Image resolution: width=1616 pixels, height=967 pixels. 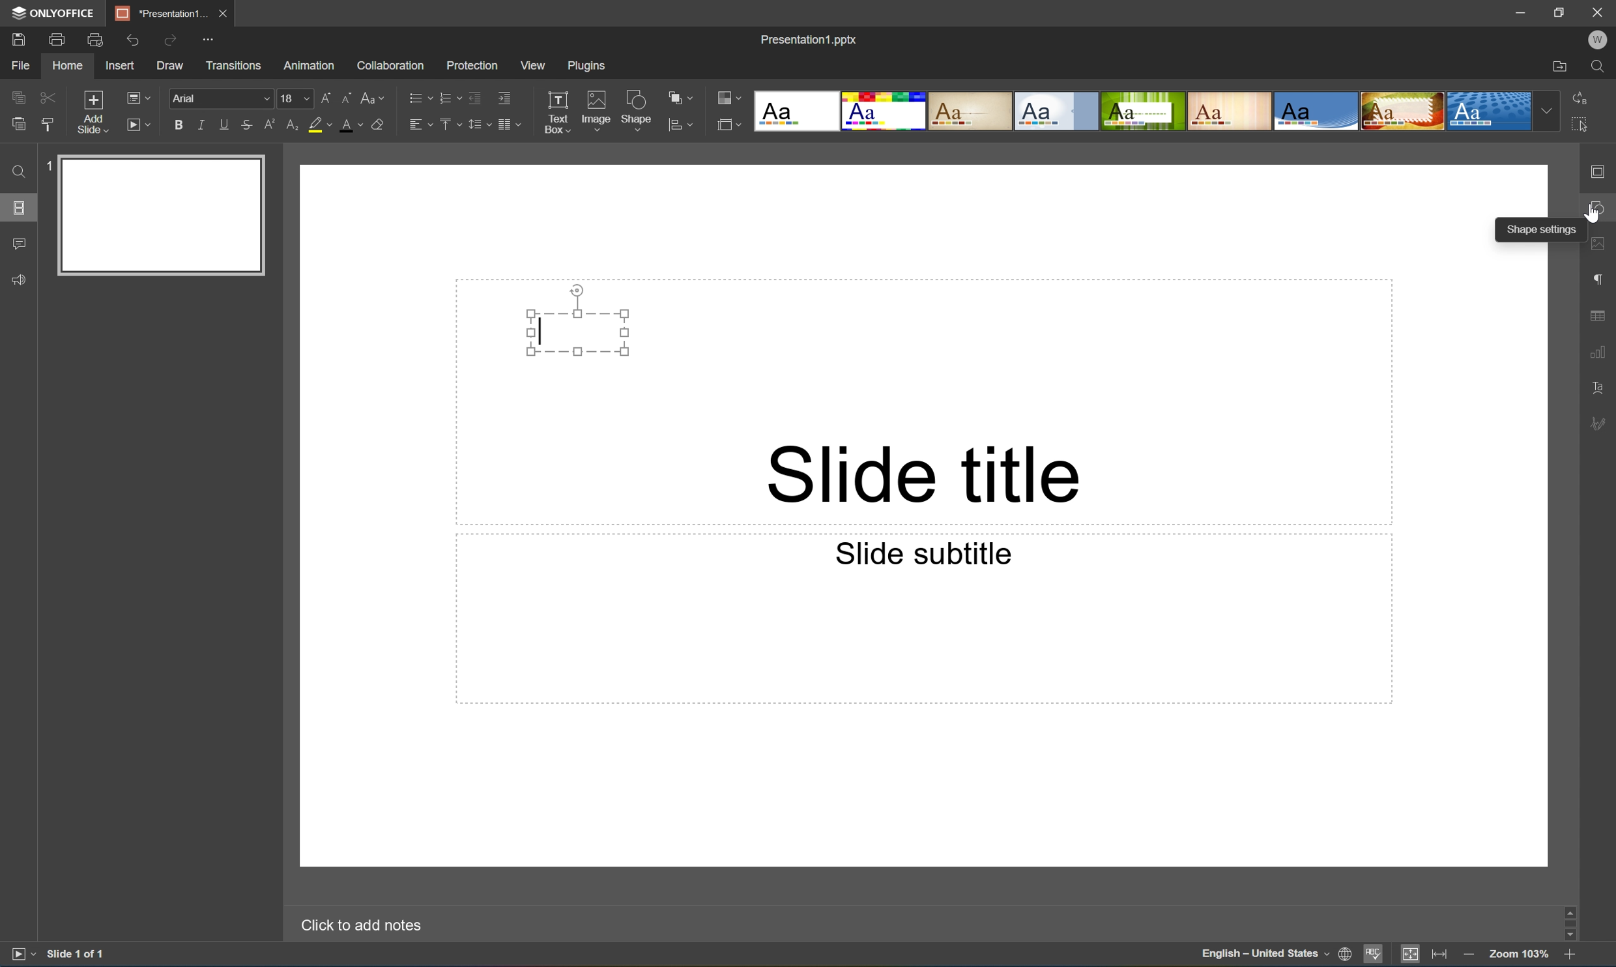 What do you see at coordinates (1584, 128) in the screenshot?
I see `Select all` at bounding box center [1584, 128].